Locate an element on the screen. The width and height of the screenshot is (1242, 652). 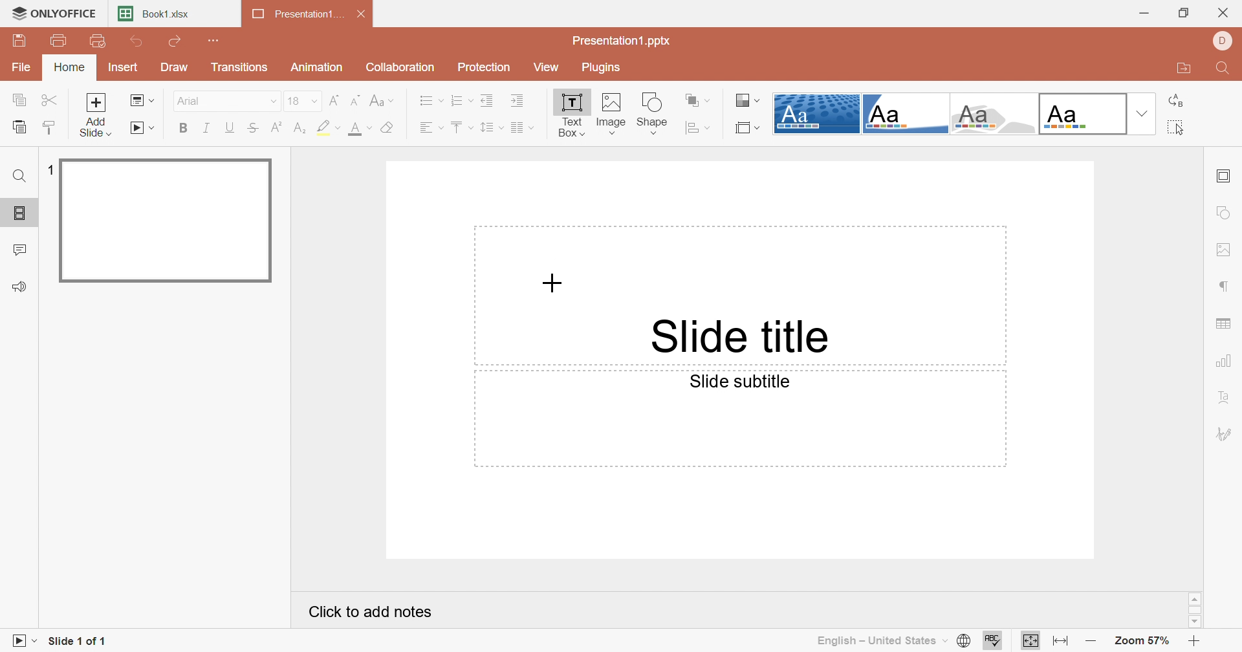
Presentation1.pptx is located at coordinates (622, 42).